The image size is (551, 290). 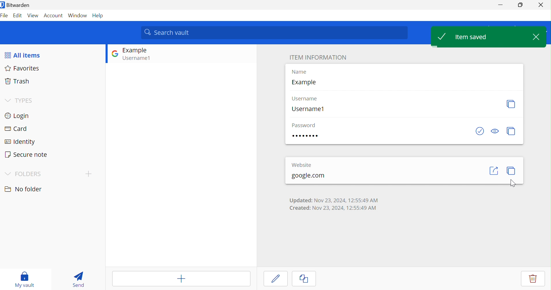 What do you see at coordinates (19, 81) in the screenshot?
I see `` at bounding box center [19, 81].